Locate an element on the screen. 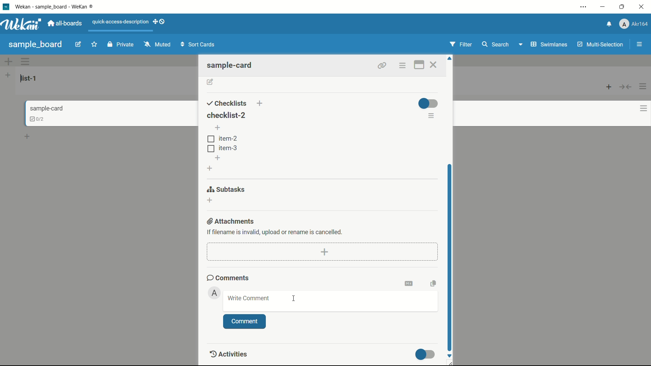  toggle button is located at coordinates (426, 354).